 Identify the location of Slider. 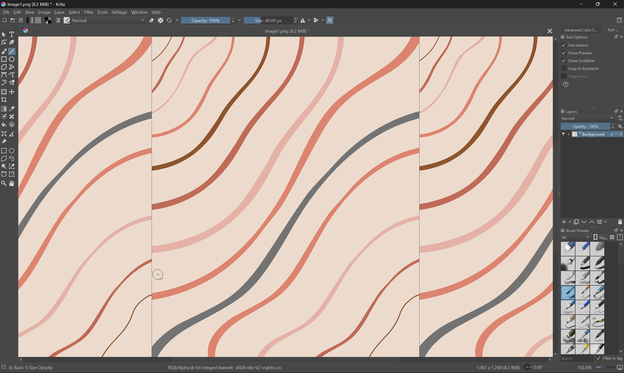
(605, 367).